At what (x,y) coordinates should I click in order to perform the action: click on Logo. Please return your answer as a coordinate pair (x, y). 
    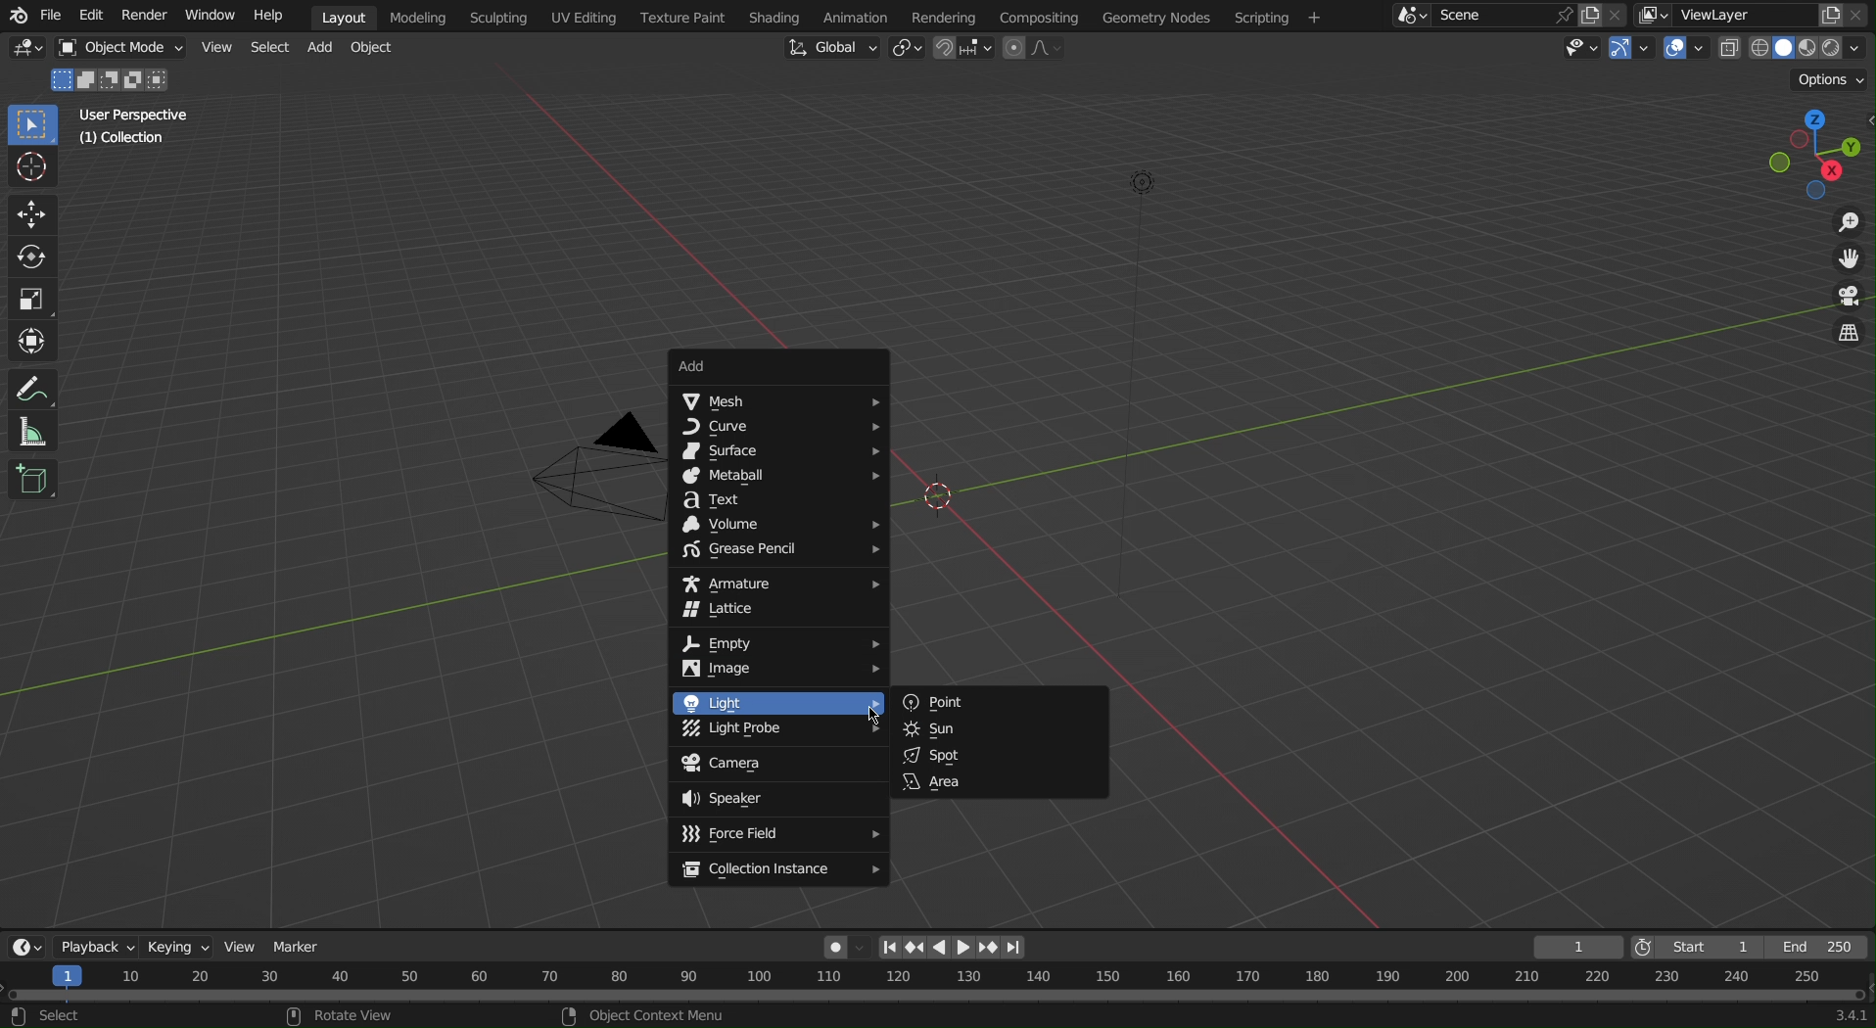
    Looking at the image, I should click on (16, 17).